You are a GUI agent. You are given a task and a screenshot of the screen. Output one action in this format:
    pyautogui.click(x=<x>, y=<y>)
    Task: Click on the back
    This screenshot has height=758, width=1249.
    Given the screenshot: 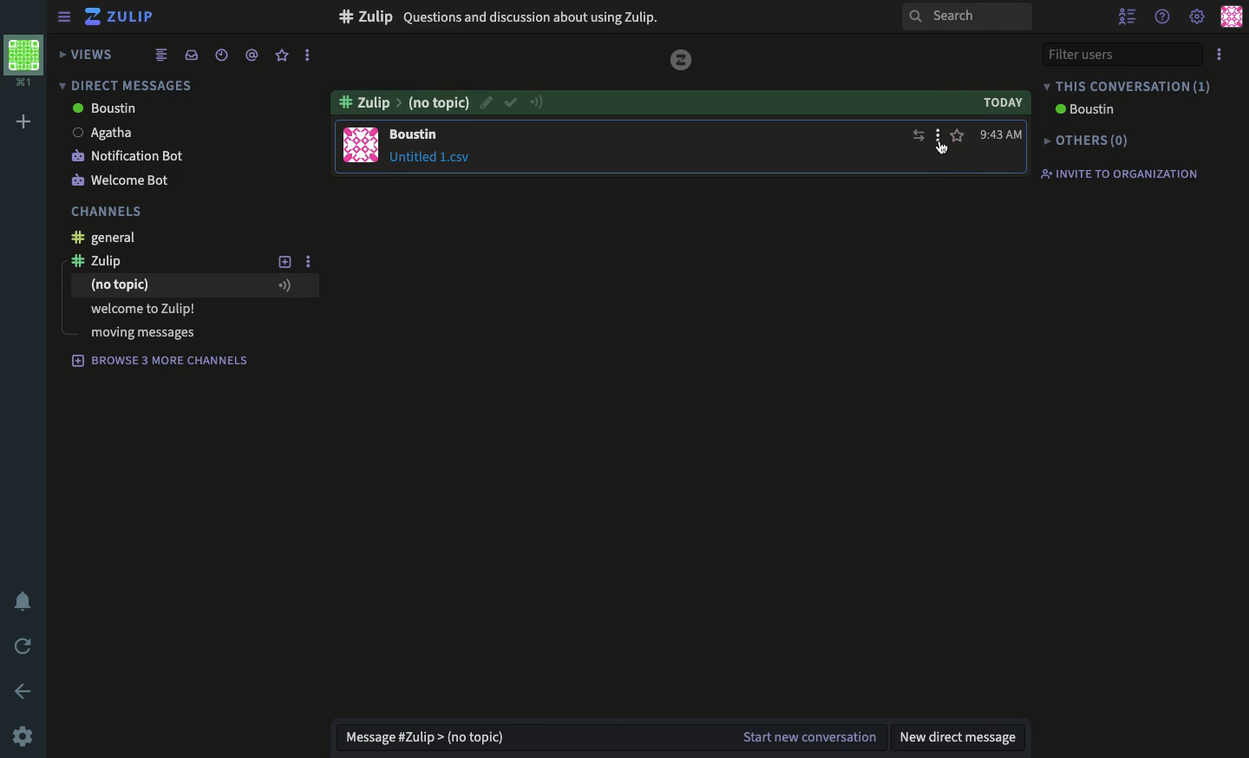 What is the action you would take?
    pyautogui.click(x=23, y=689)
    